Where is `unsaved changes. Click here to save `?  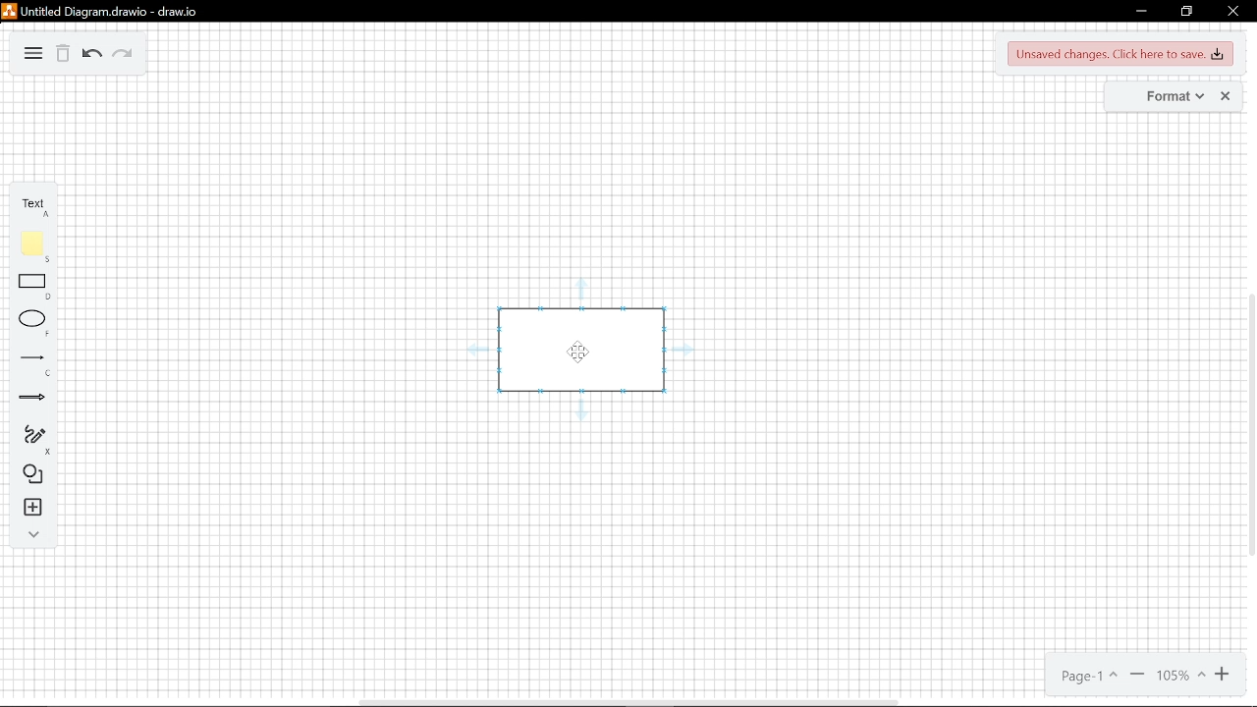 unsaved changes. Click here to save  is located at coordinates (1118, 55).